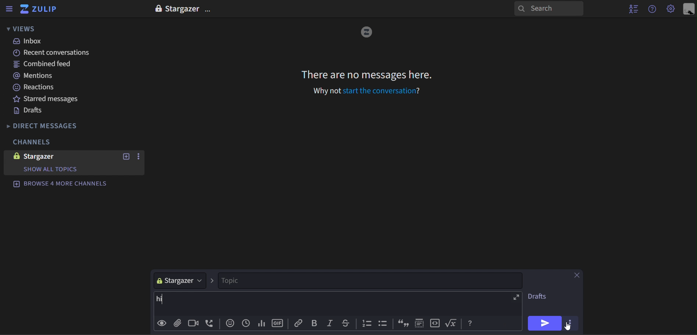  What do you see at coordinates (213, 280) in the screenshot?
I see `>` at bounding box center [213, 280].